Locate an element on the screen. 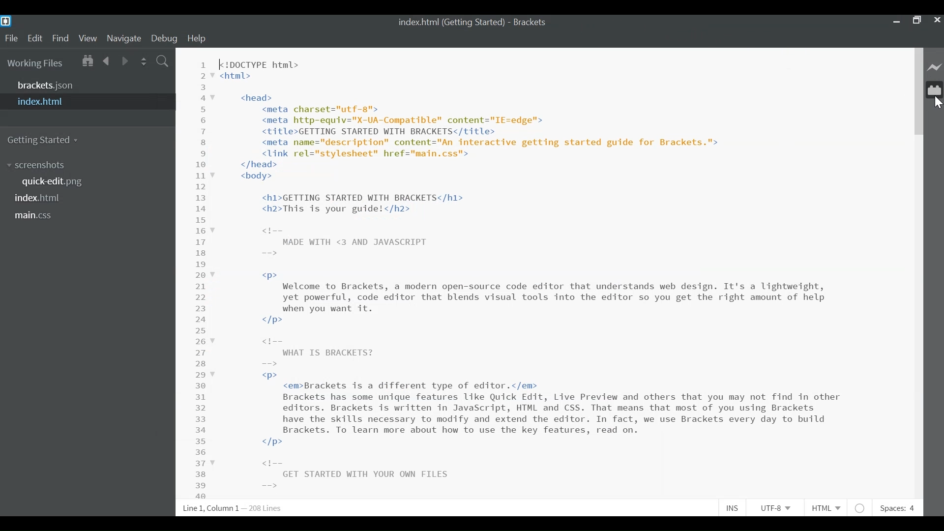 The image size is (944, 531). Find is located at coordinates (60, 39).